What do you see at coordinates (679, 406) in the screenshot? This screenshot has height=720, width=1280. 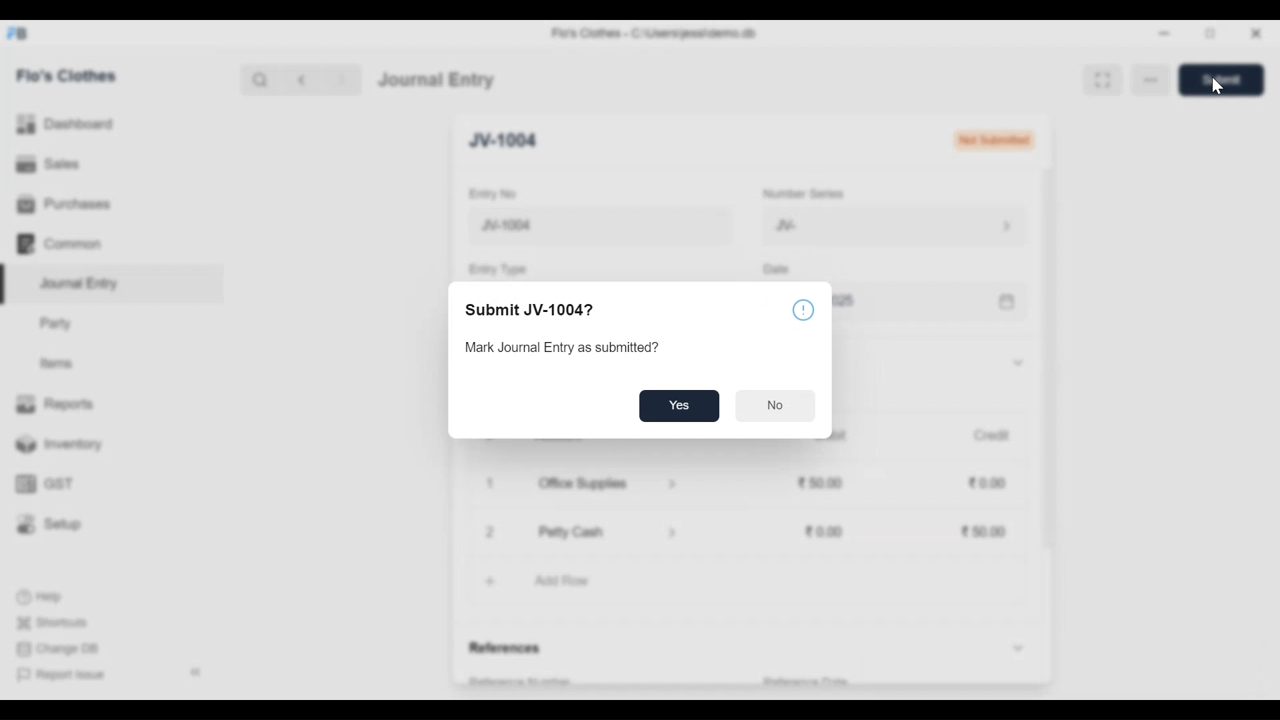 I see `Yes` at bounding box center [679, 406].